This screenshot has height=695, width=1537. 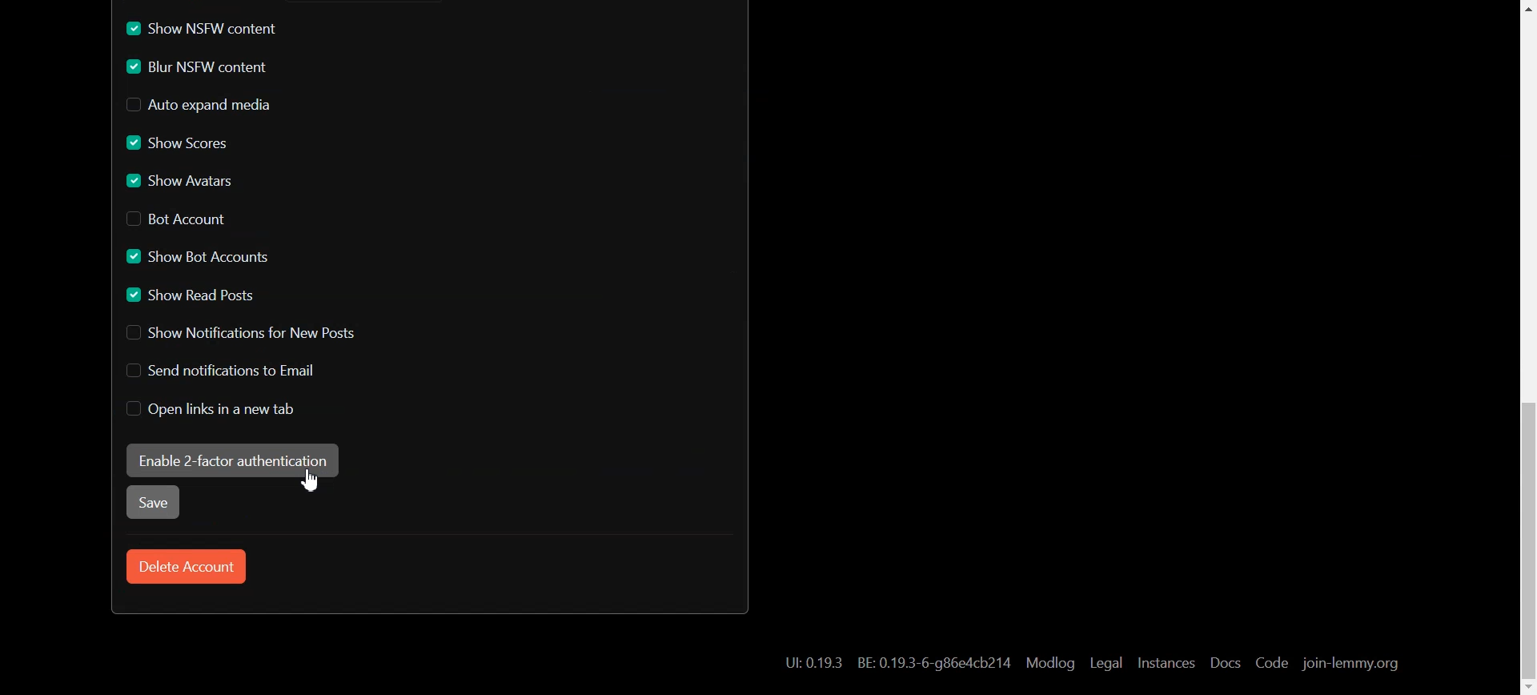 I want to click on Disable Auto expand media, so click(x=226, y=106).